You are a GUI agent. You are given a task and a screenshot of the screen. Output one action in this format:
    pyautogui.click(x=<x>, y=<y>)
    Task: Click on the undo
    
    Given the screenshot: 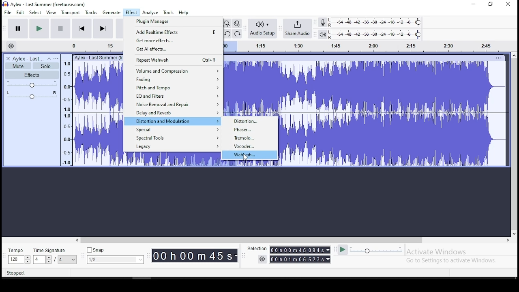 What is the action you would take?
    pyautogui.click(x=228, y=34)
    